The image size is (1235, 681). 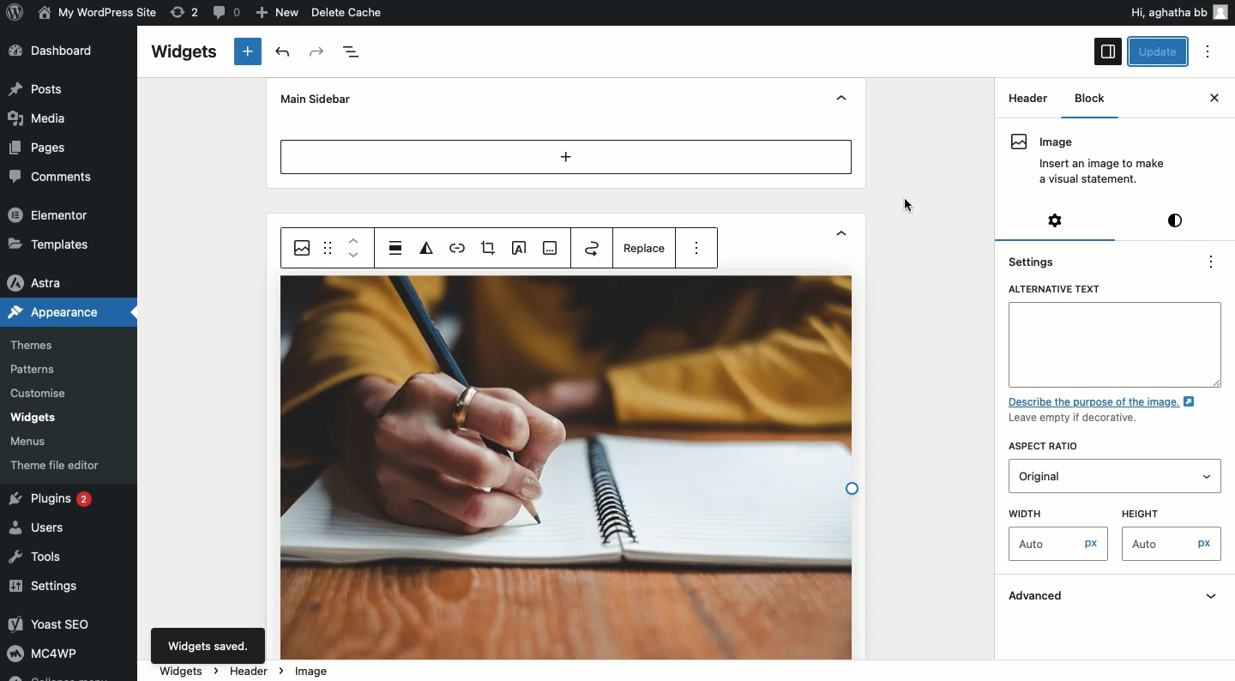 I want to click on Tools, so click(x=37, y=558).